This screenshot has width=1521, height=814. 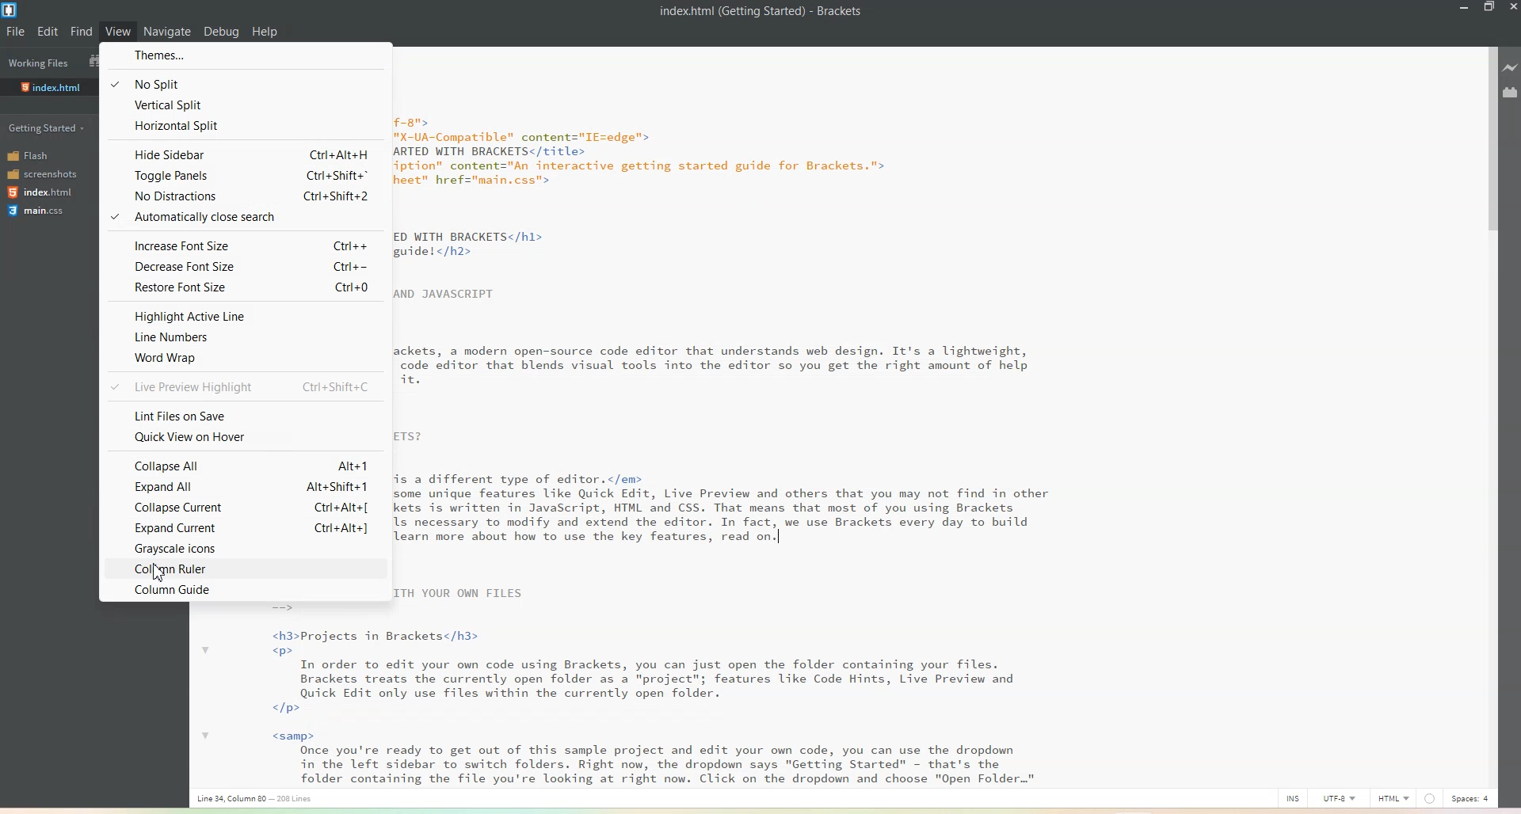 What do you see at coordinates (246, 415) in the screenshot?
I see `Lint Files on Save` at bounding box center [246, 415].